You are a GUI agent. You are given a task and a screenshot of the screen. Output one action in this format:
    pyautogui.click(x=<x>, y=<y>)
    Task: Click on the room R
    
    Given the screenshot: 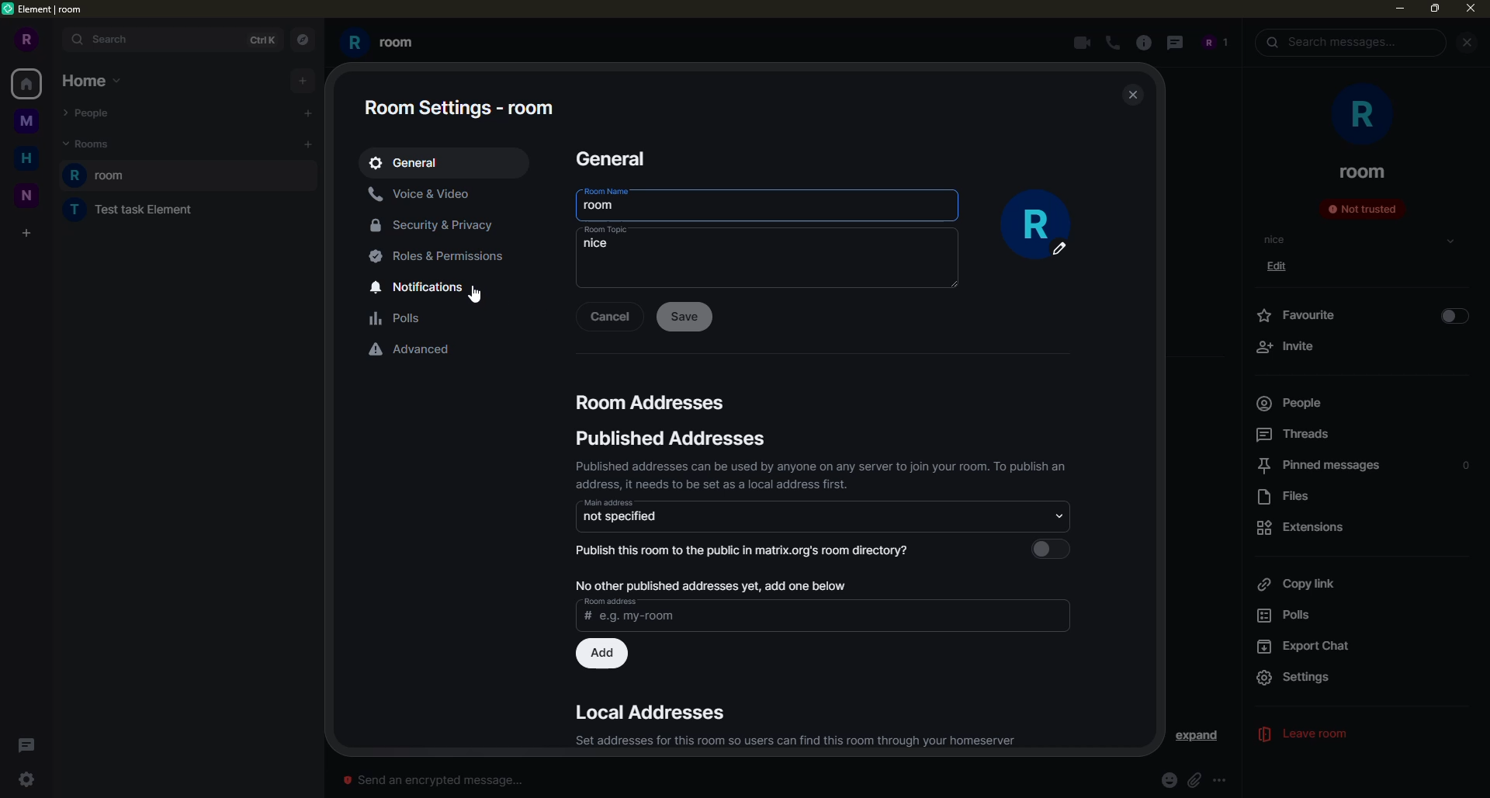 What is the action you would take?
    pyautogui.click(x=385, y=44)
    